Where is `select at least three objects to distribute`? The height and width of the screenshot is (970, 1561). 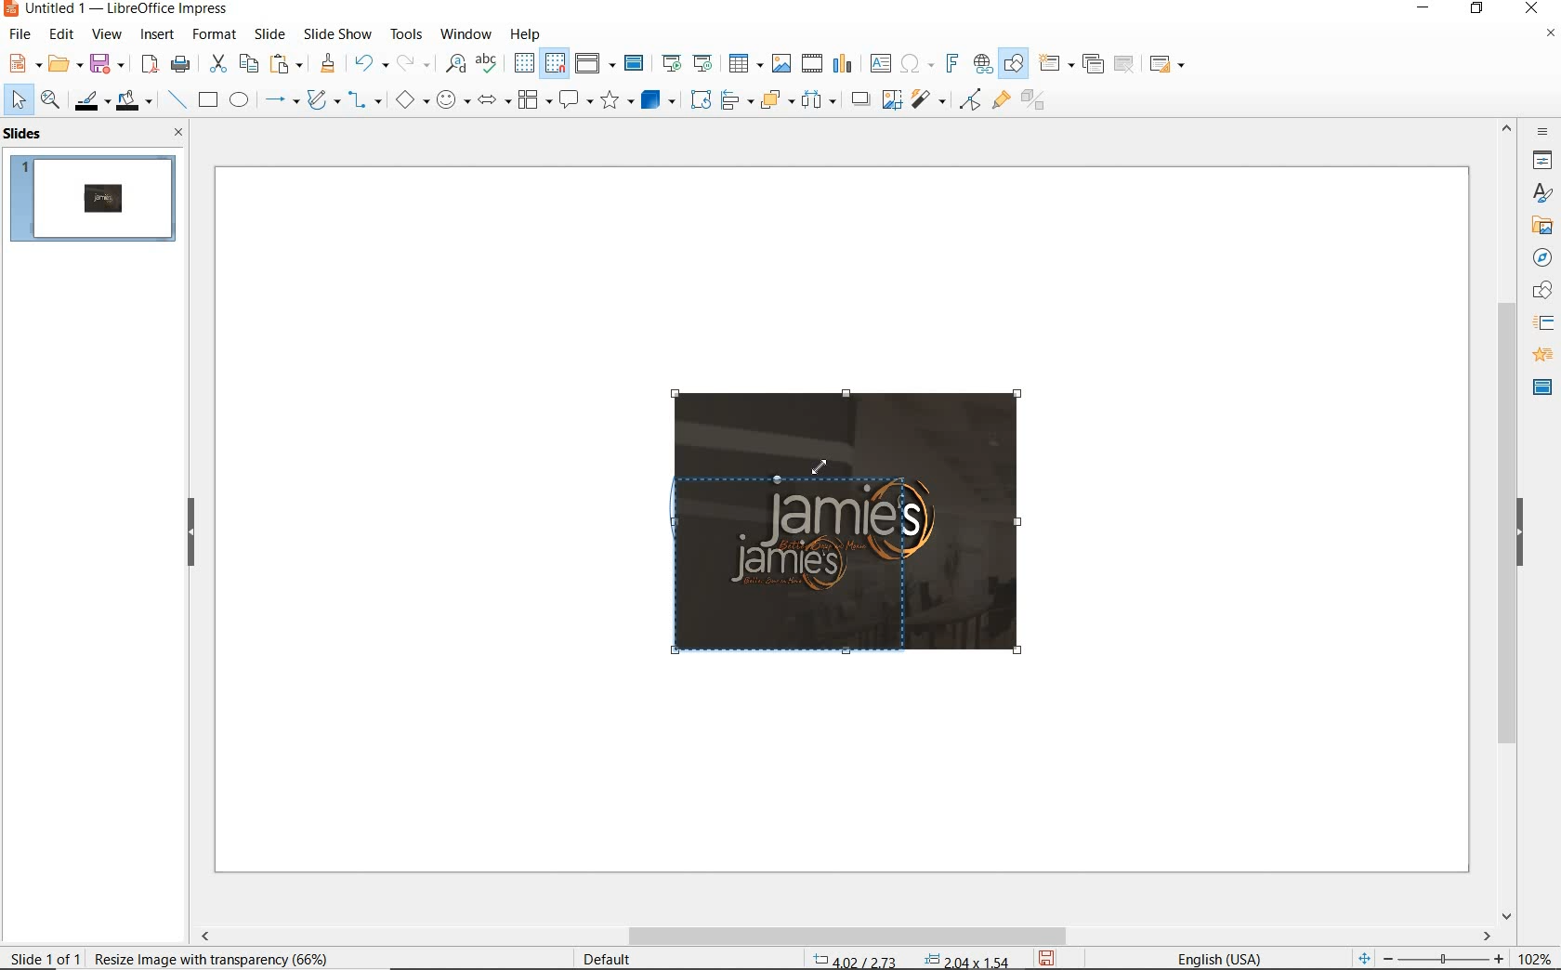 select at least three objects to distribute is located at coordinates (819, 100).